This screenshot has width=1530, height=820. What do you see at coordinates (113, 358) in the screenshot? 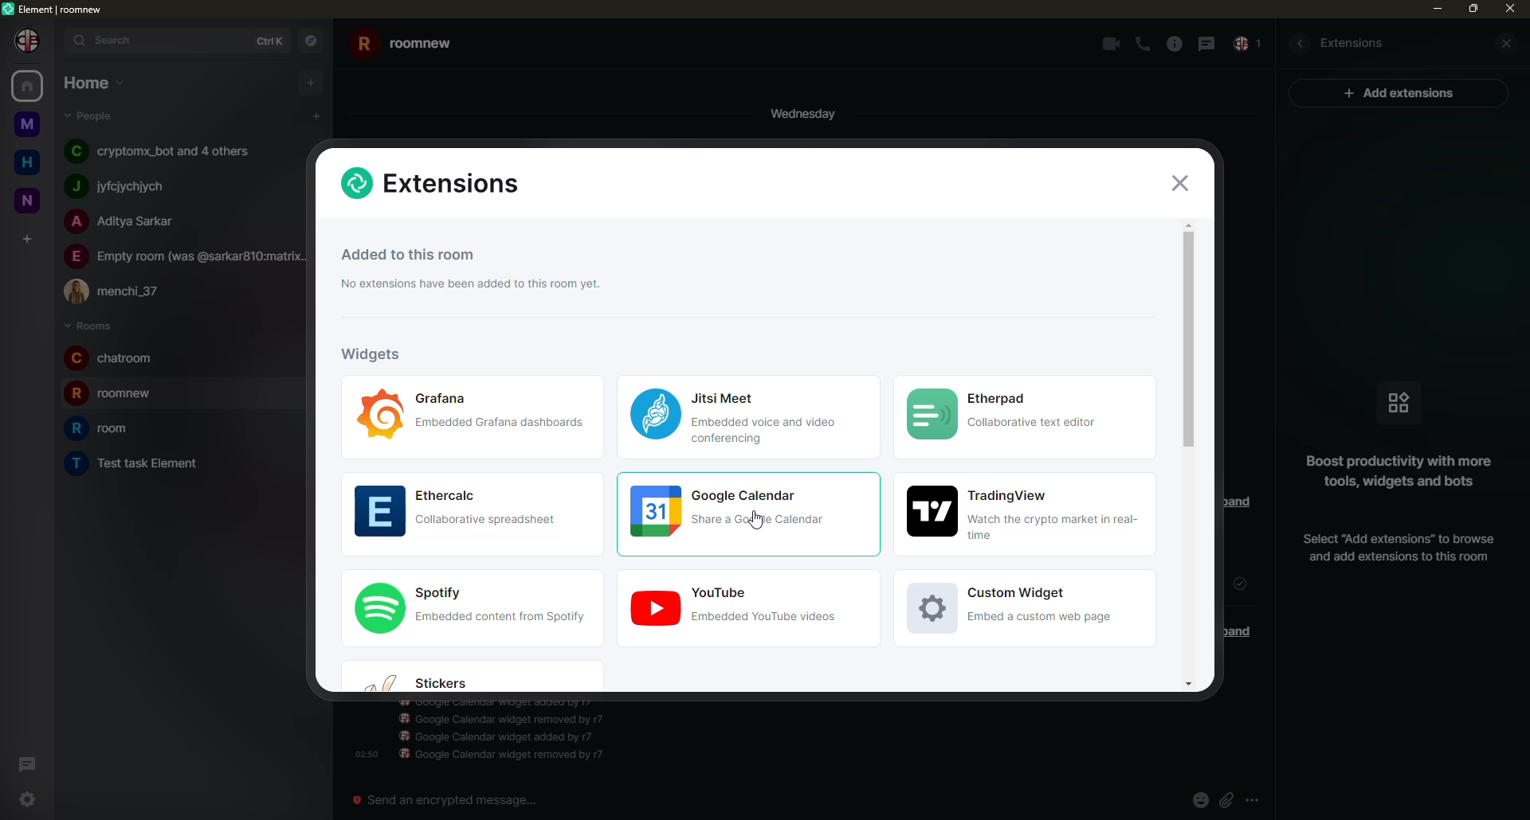
I see `room` at bounding box center [113, 358].